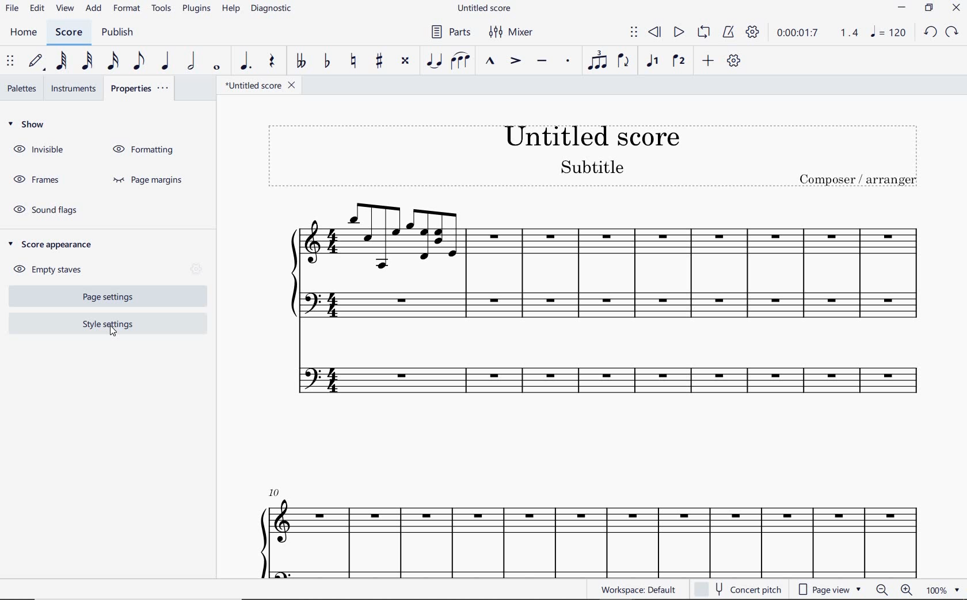 The width and height of the screenshot is (967, 600). Describe the element at coordinates (36, 178) in the screenshot. I see `FRAMES` at that location.